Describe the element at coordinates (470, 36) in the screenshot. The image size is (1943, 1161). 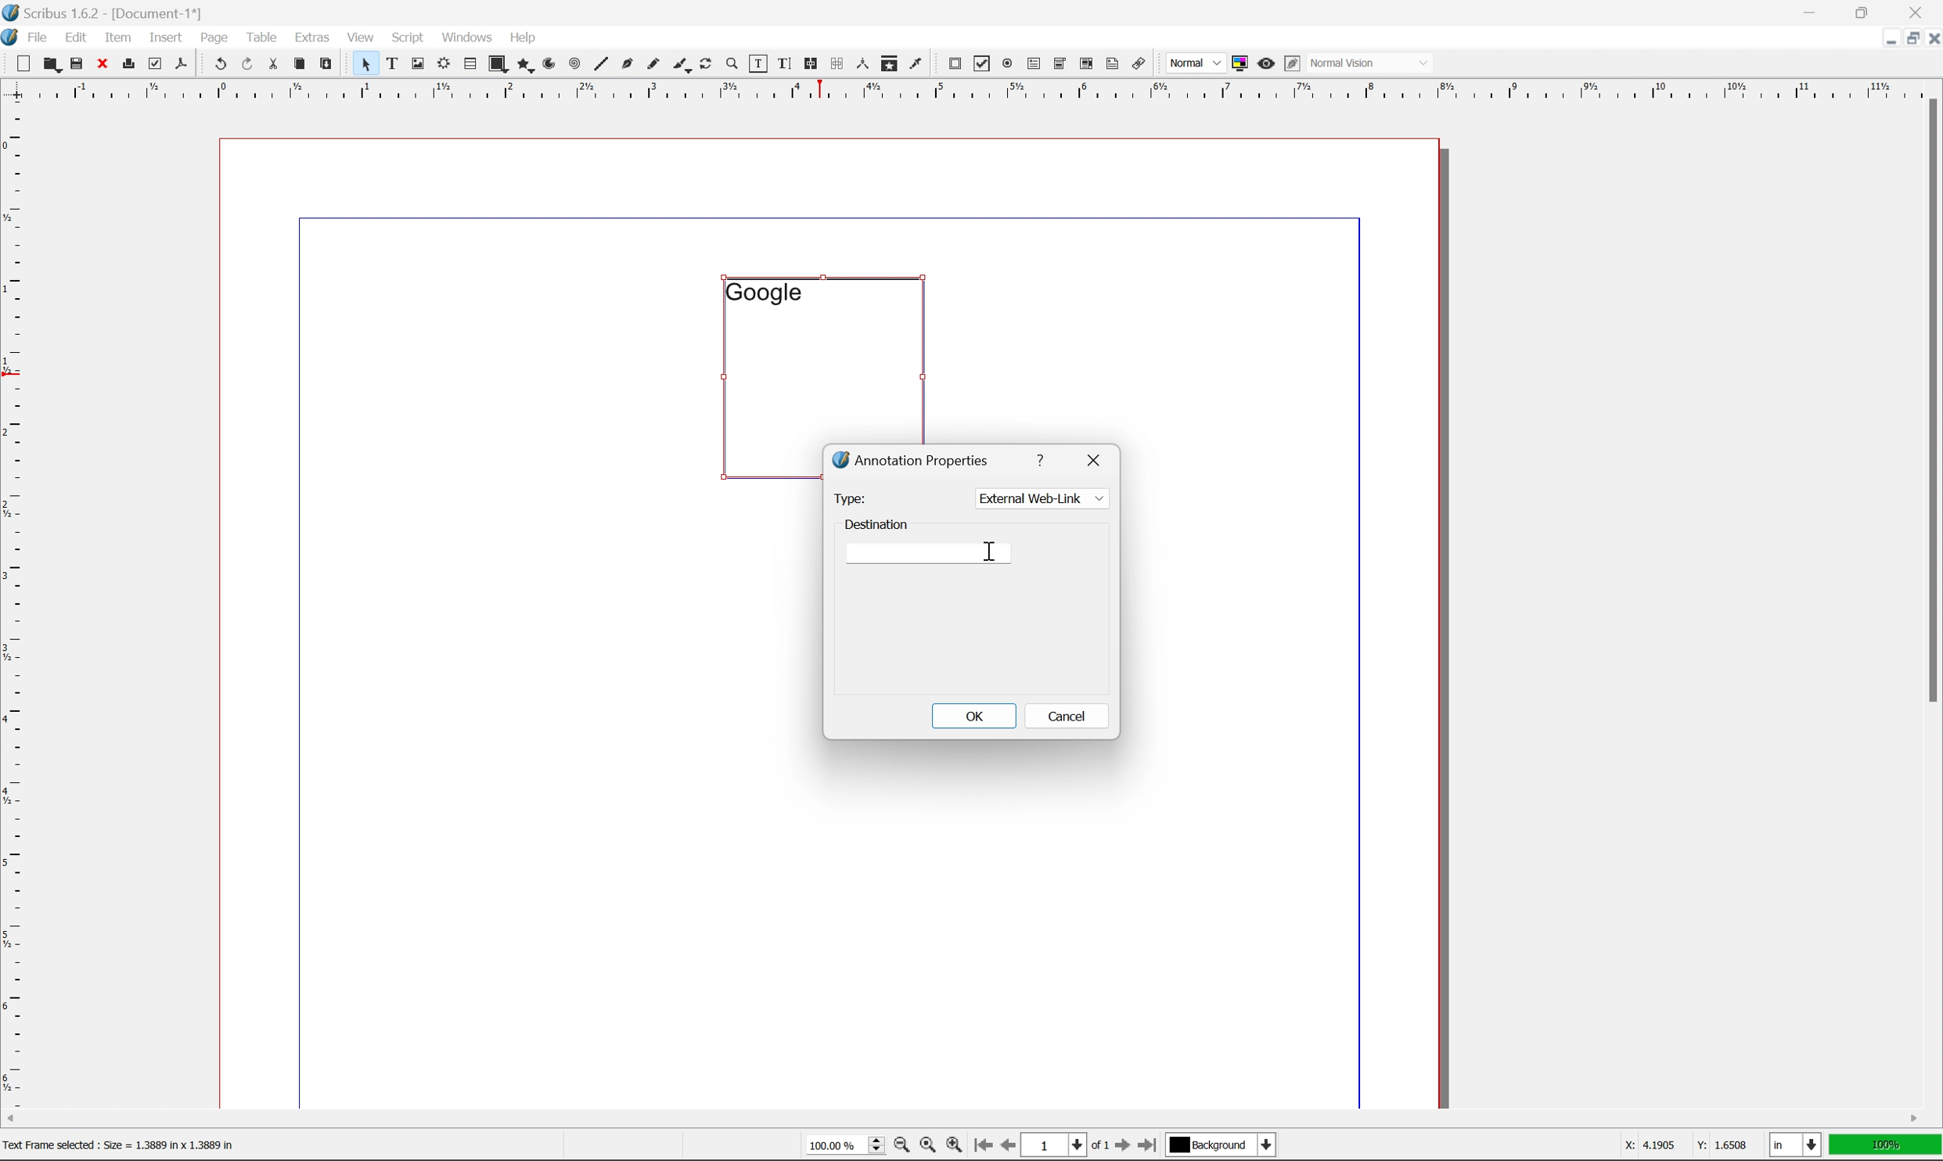
I see `windows` at that location.